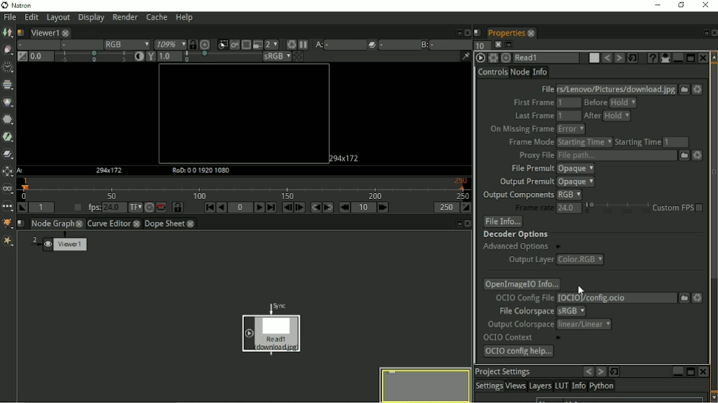  Describe the element at coordinates (546, 57) in the screenshot. I see `Read 1` at that location.